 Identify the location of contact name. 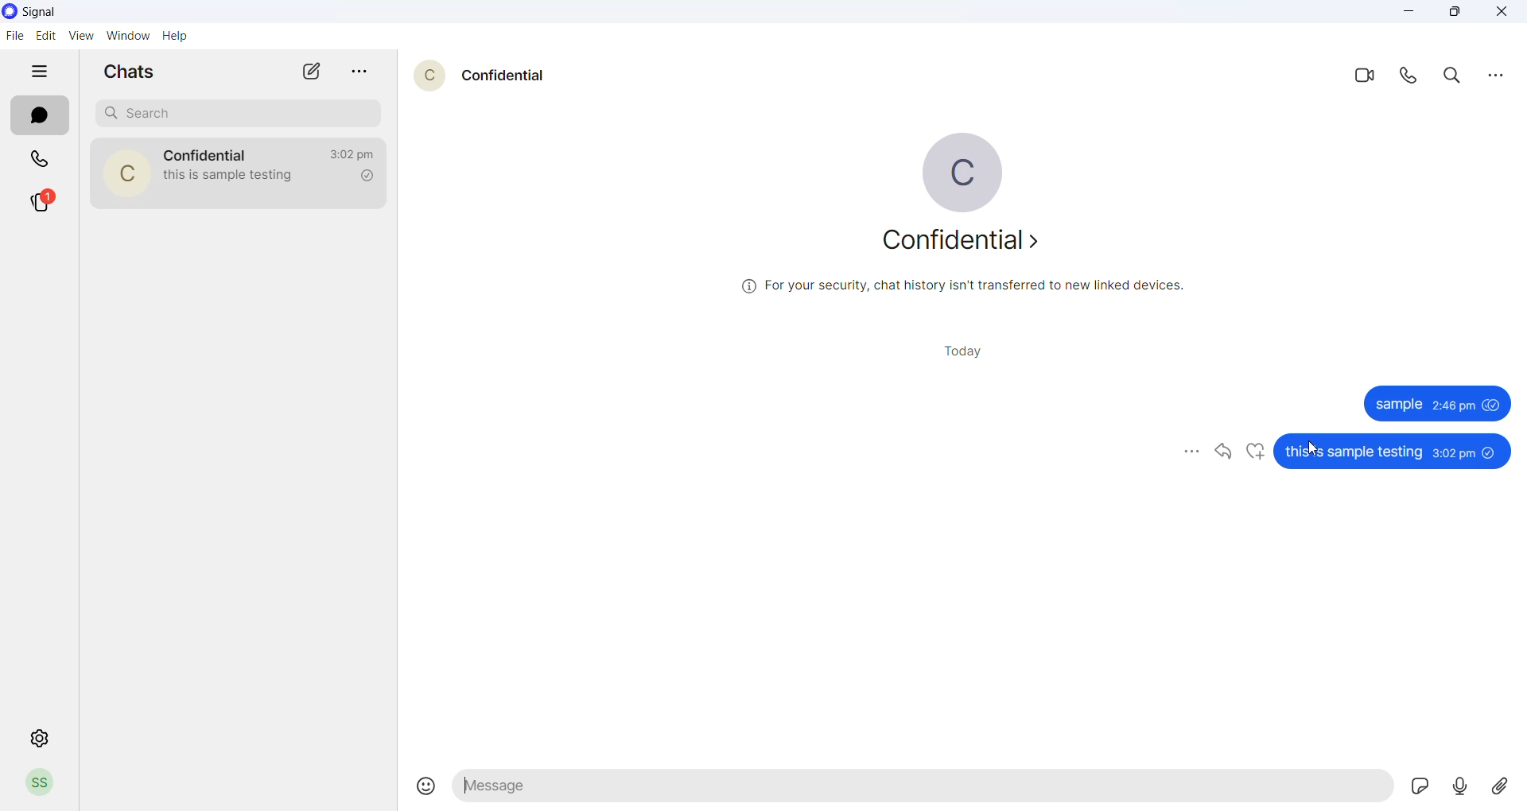
(503, 75).